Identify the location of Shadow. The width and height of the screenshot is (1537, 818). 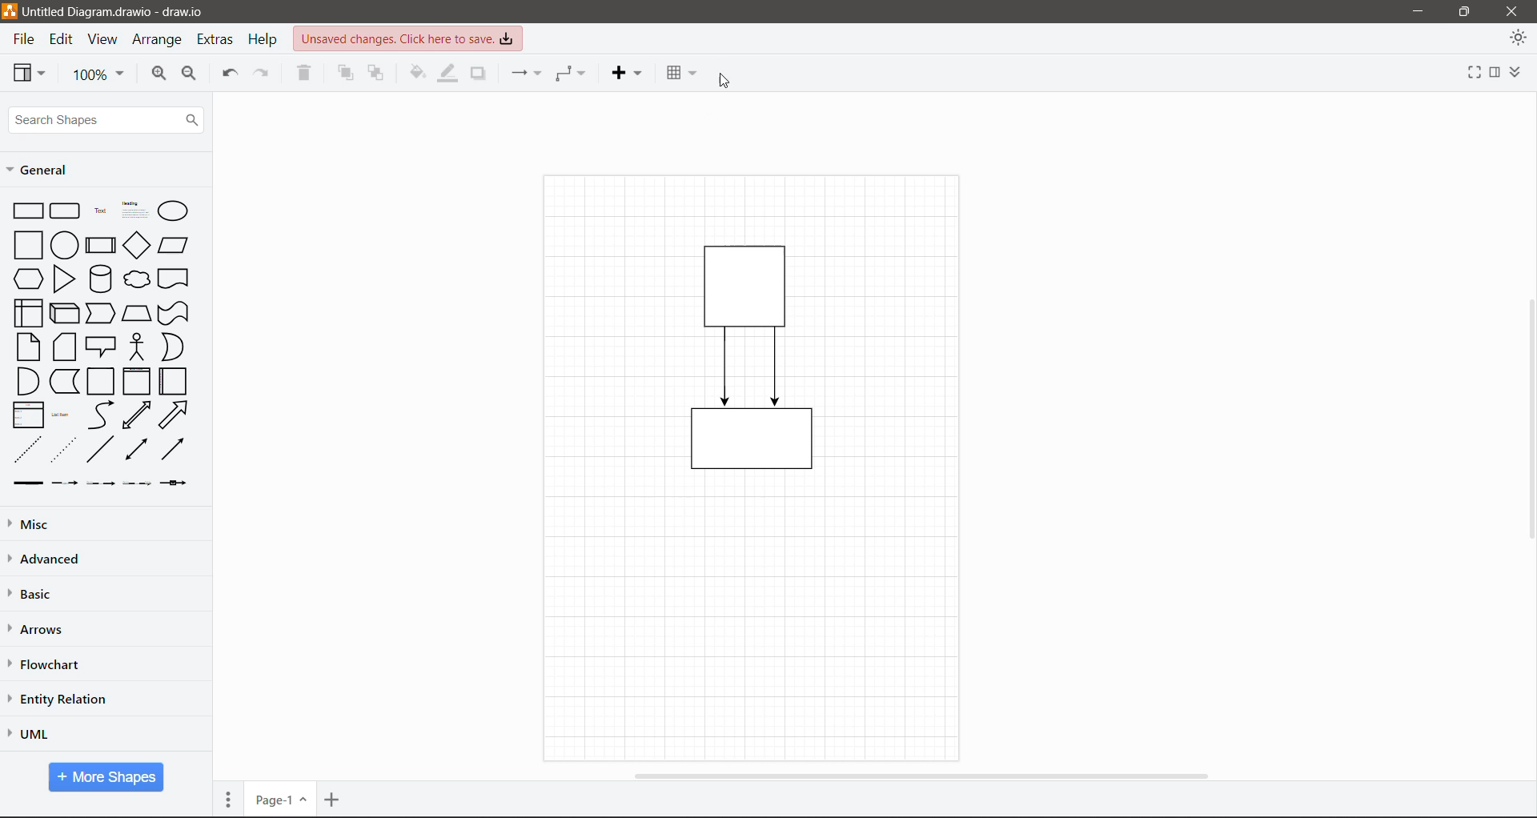
(478, 74).